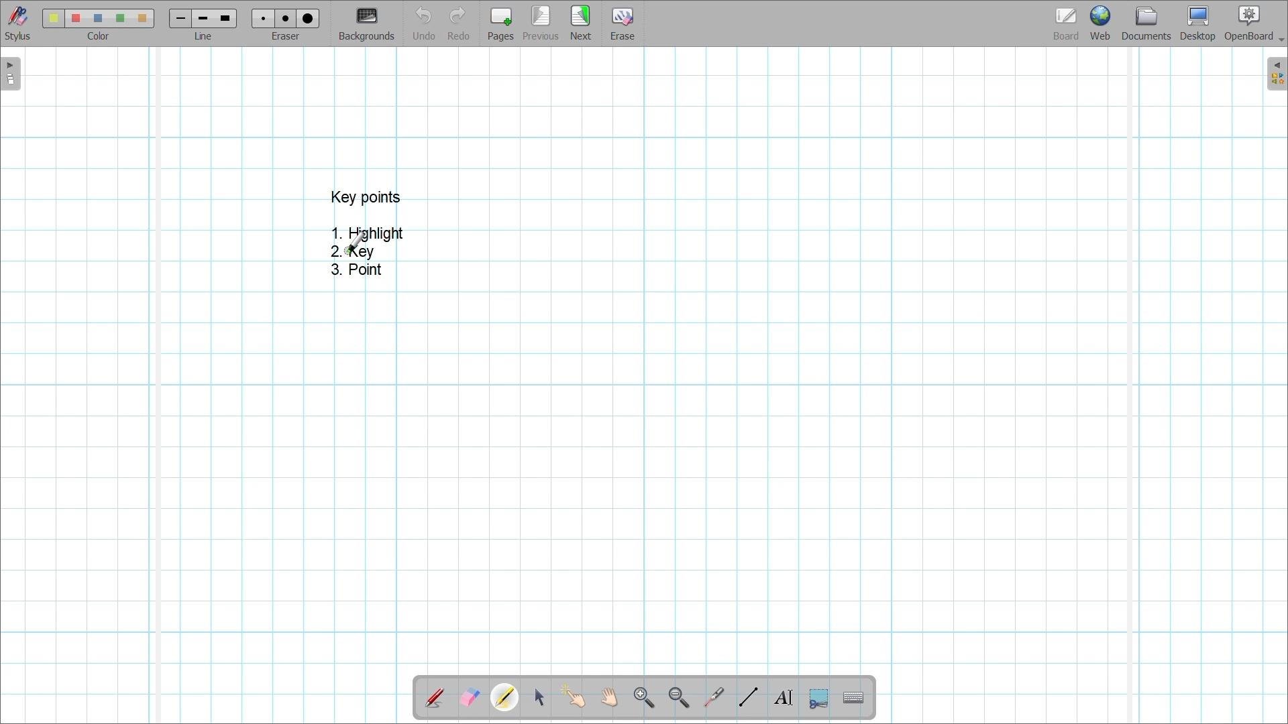 The width and height of the screenshot is (1288, 724). I want to click on Stylus menu at the bottom of the page, so click(19, 23).